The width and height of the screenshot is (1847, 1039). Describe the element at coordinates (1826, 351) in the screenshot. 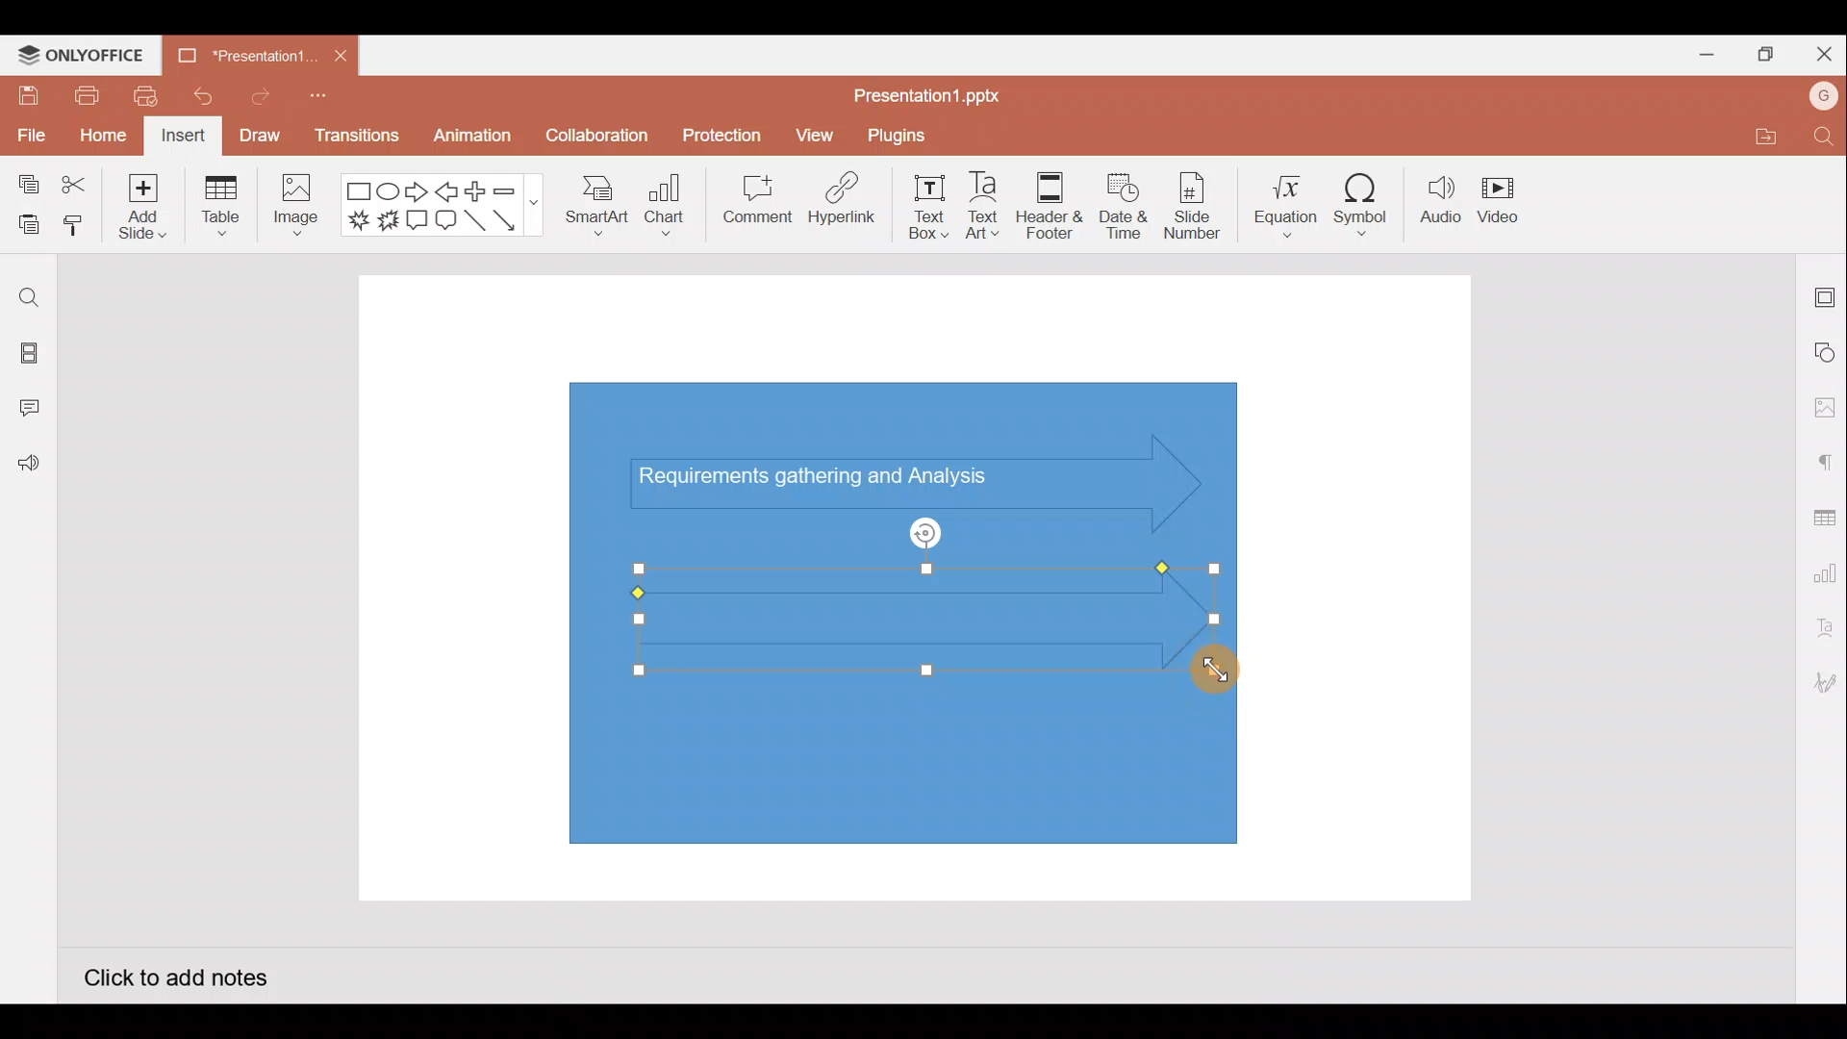

I see `Shape settings` at that location.